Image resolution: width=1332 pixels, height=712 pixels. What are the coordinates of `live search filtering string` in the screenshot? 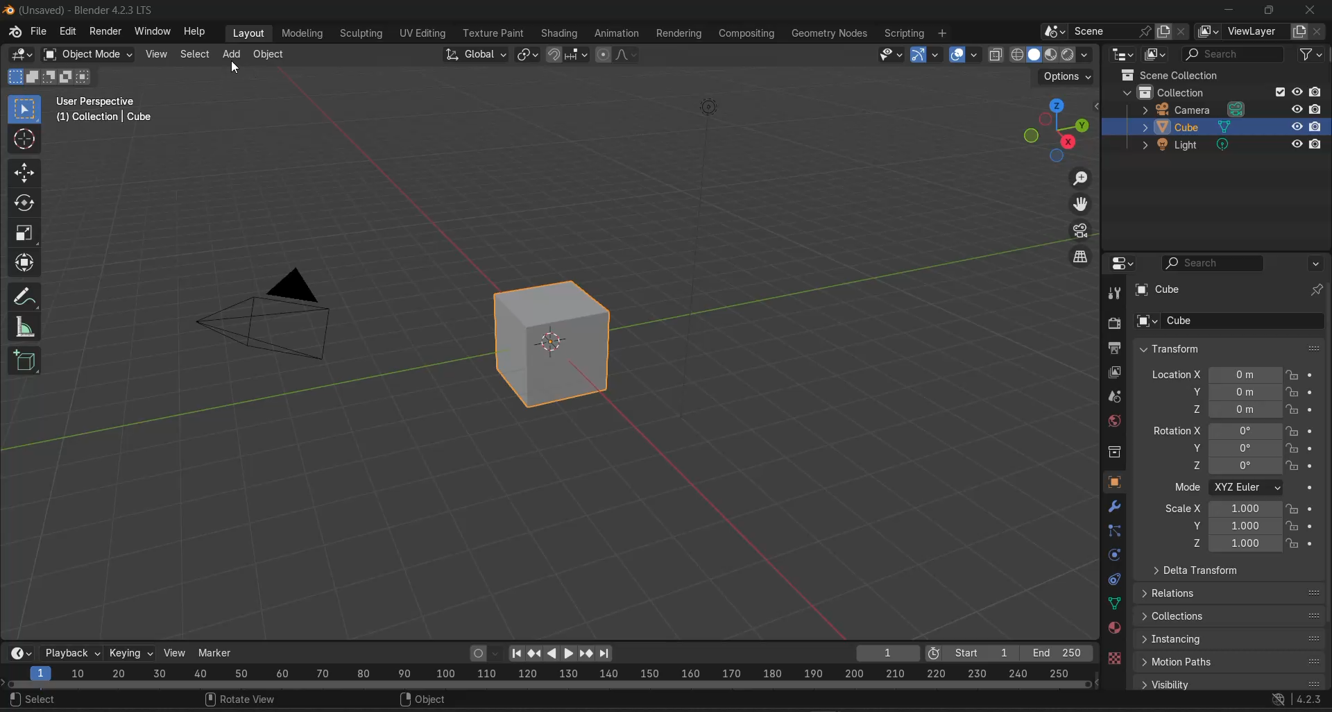 It's located at (1215, 263).